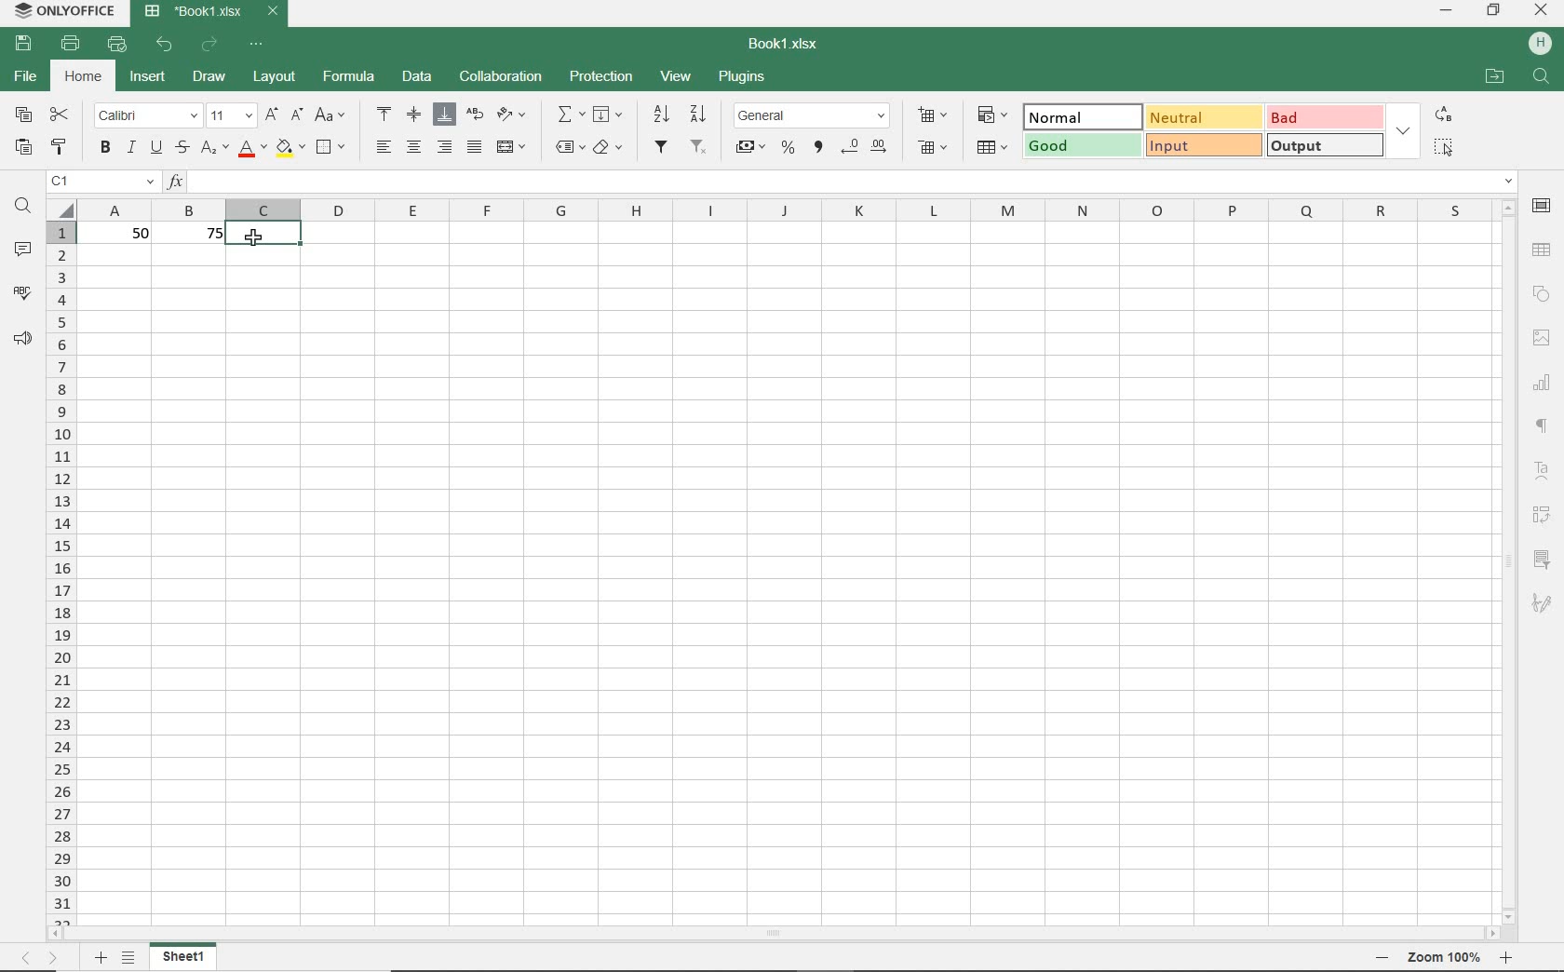  Describe the element at coordinates (1540, 335) in the screenshot. I see `image` at that location.